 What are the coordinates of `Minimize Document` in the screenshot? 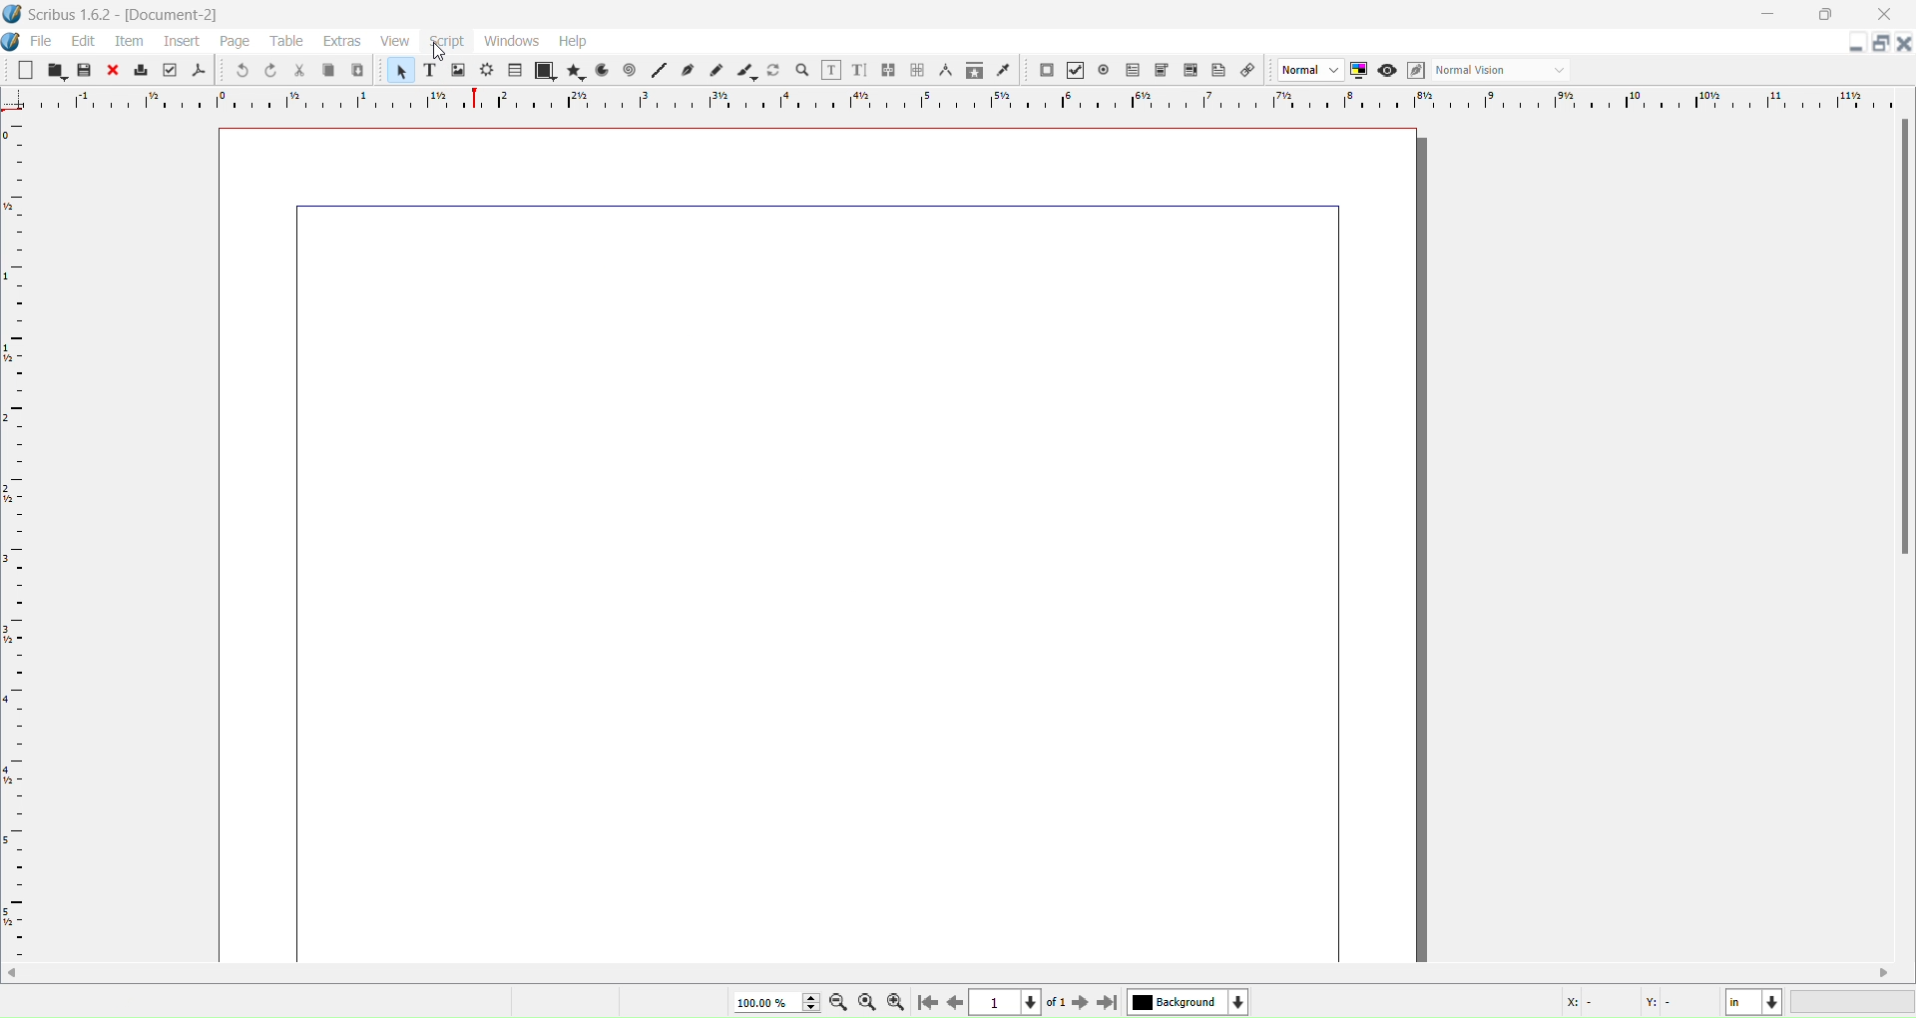 It's located at (1857, 46).